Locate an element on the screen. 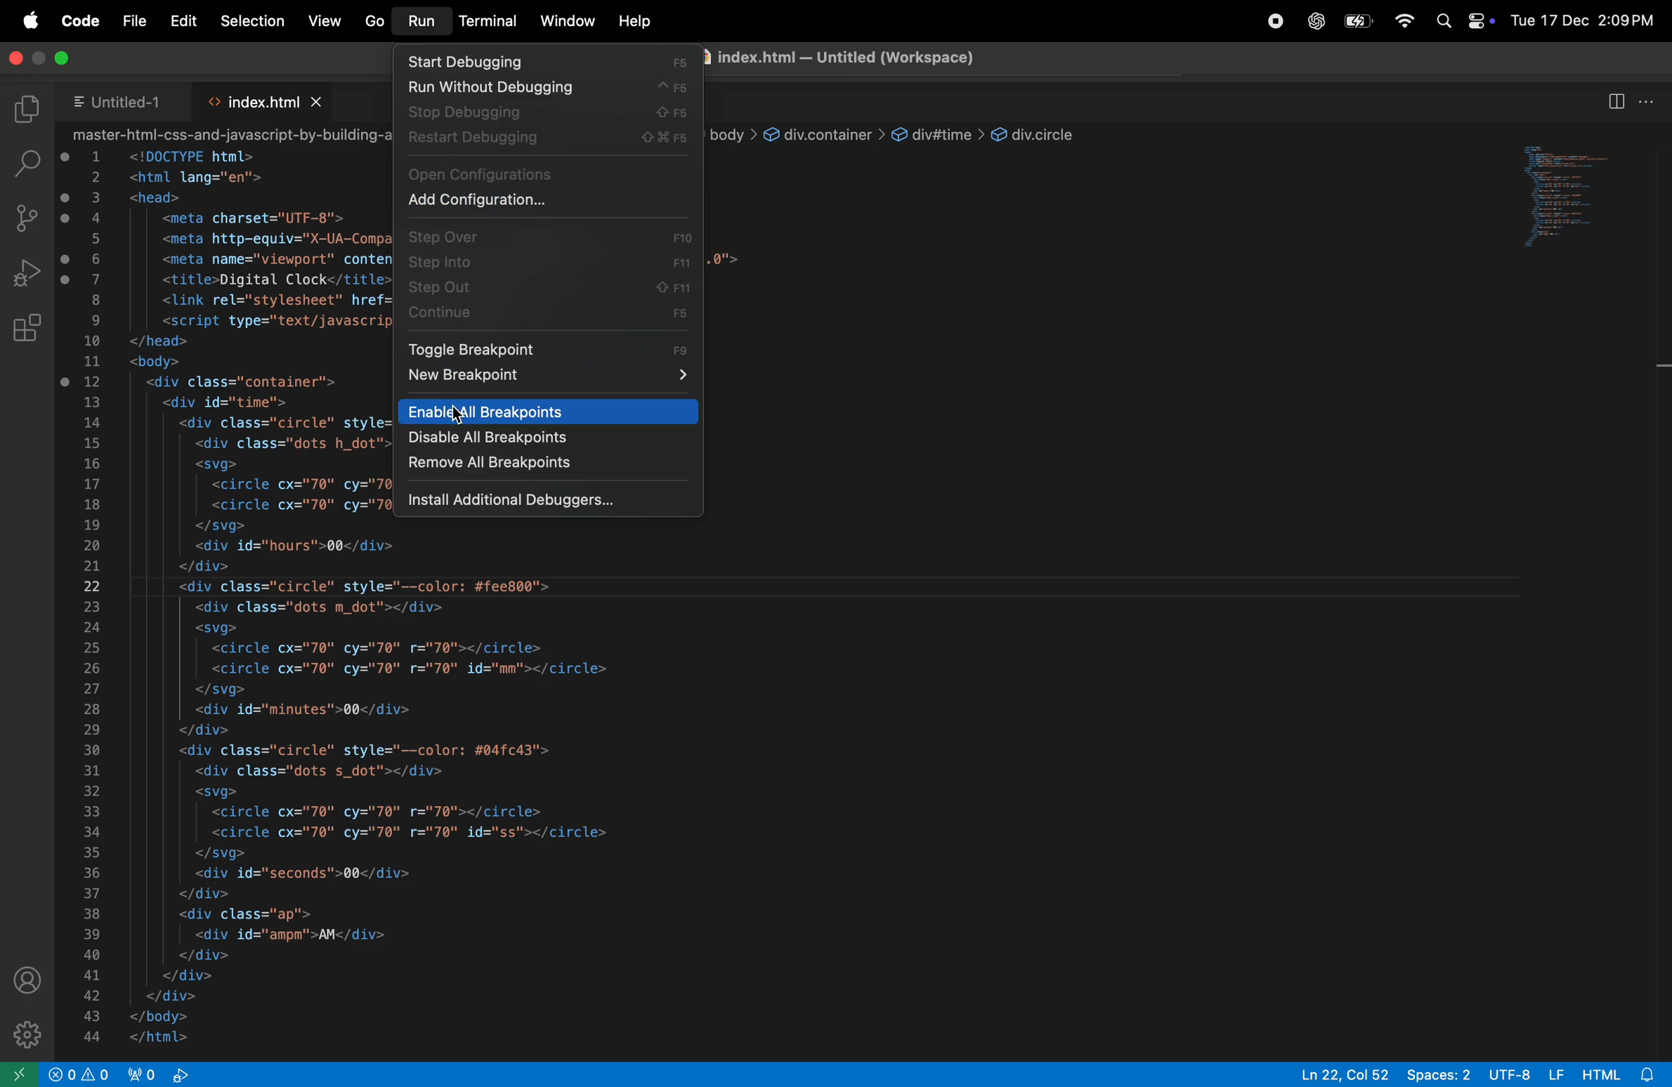  explore is located at coordinates (25, 110).